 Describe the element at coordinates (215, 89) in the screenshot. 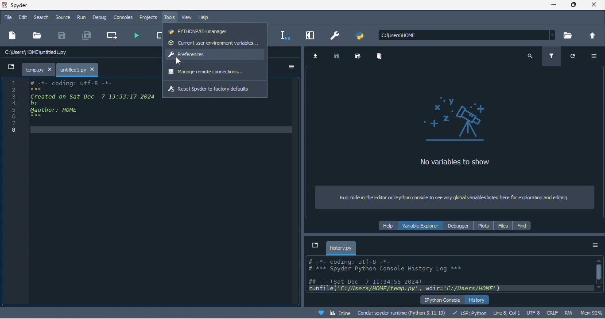

I see `reset spyder to factory defaults` at that location.